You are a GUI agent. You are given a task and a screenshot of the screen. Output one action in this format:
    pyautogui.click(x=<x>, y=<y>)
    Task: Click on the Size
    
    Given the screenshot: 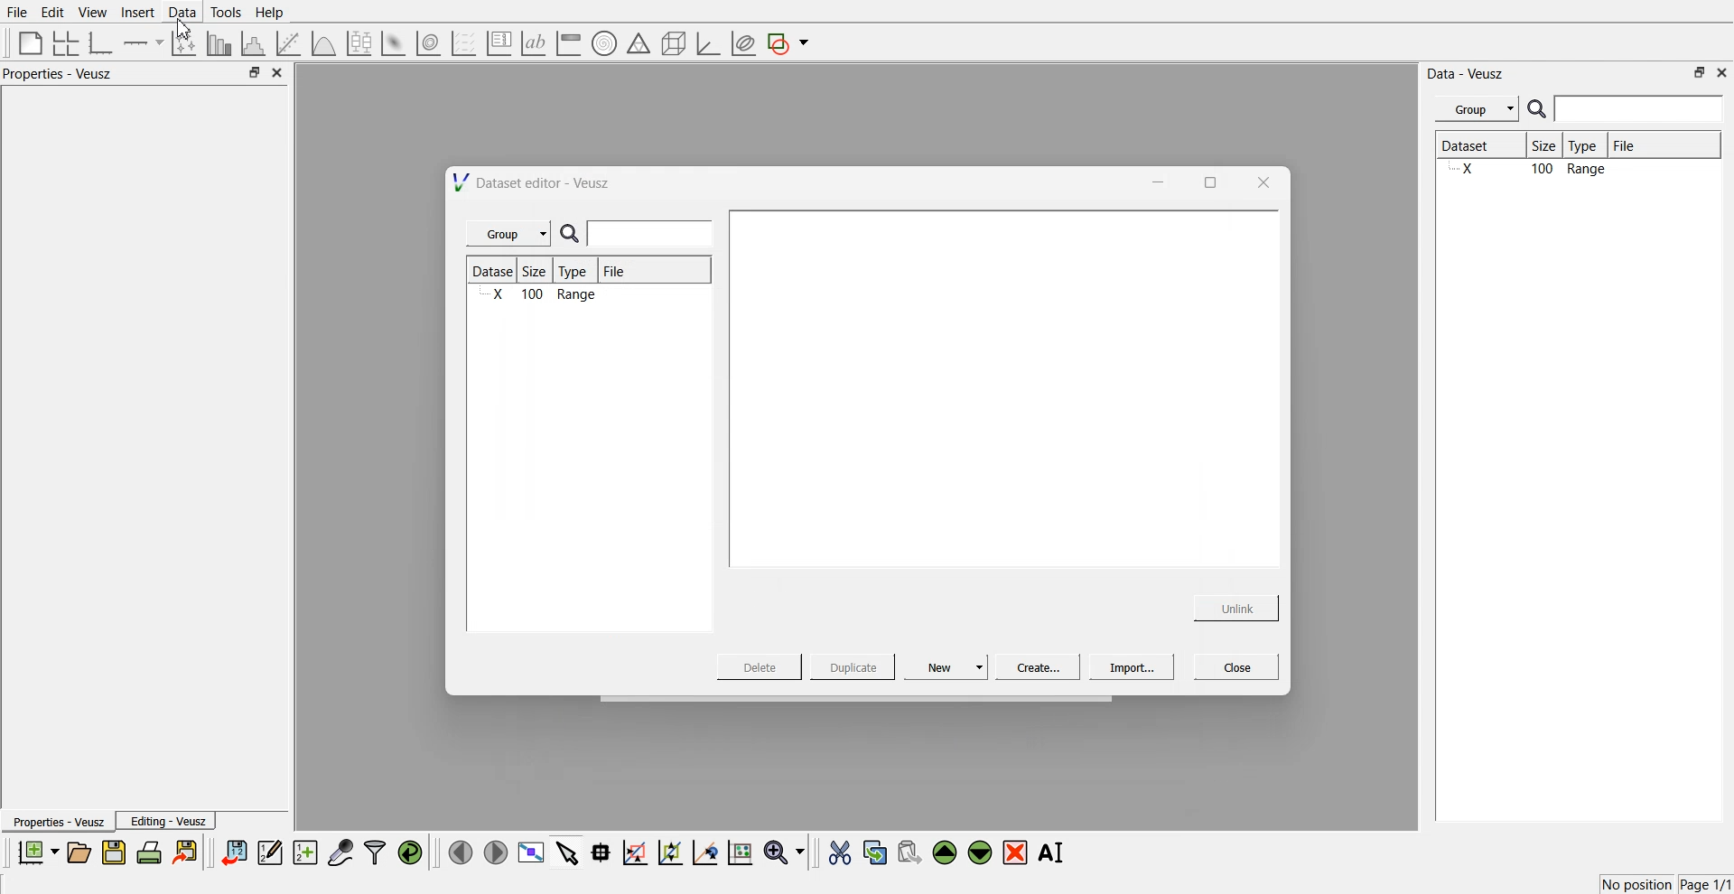 What is the action you would take?
    pyautogui.click(x=540, y=272)
    